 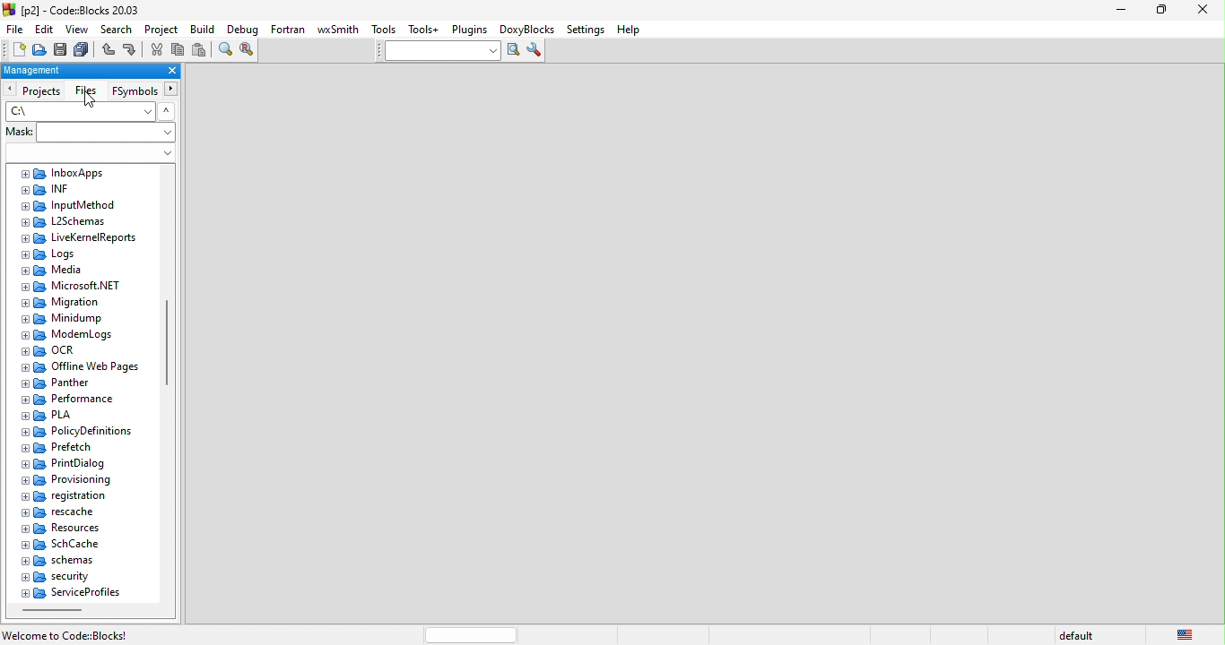 I want to click on tools++, so click(x=422, y=29).